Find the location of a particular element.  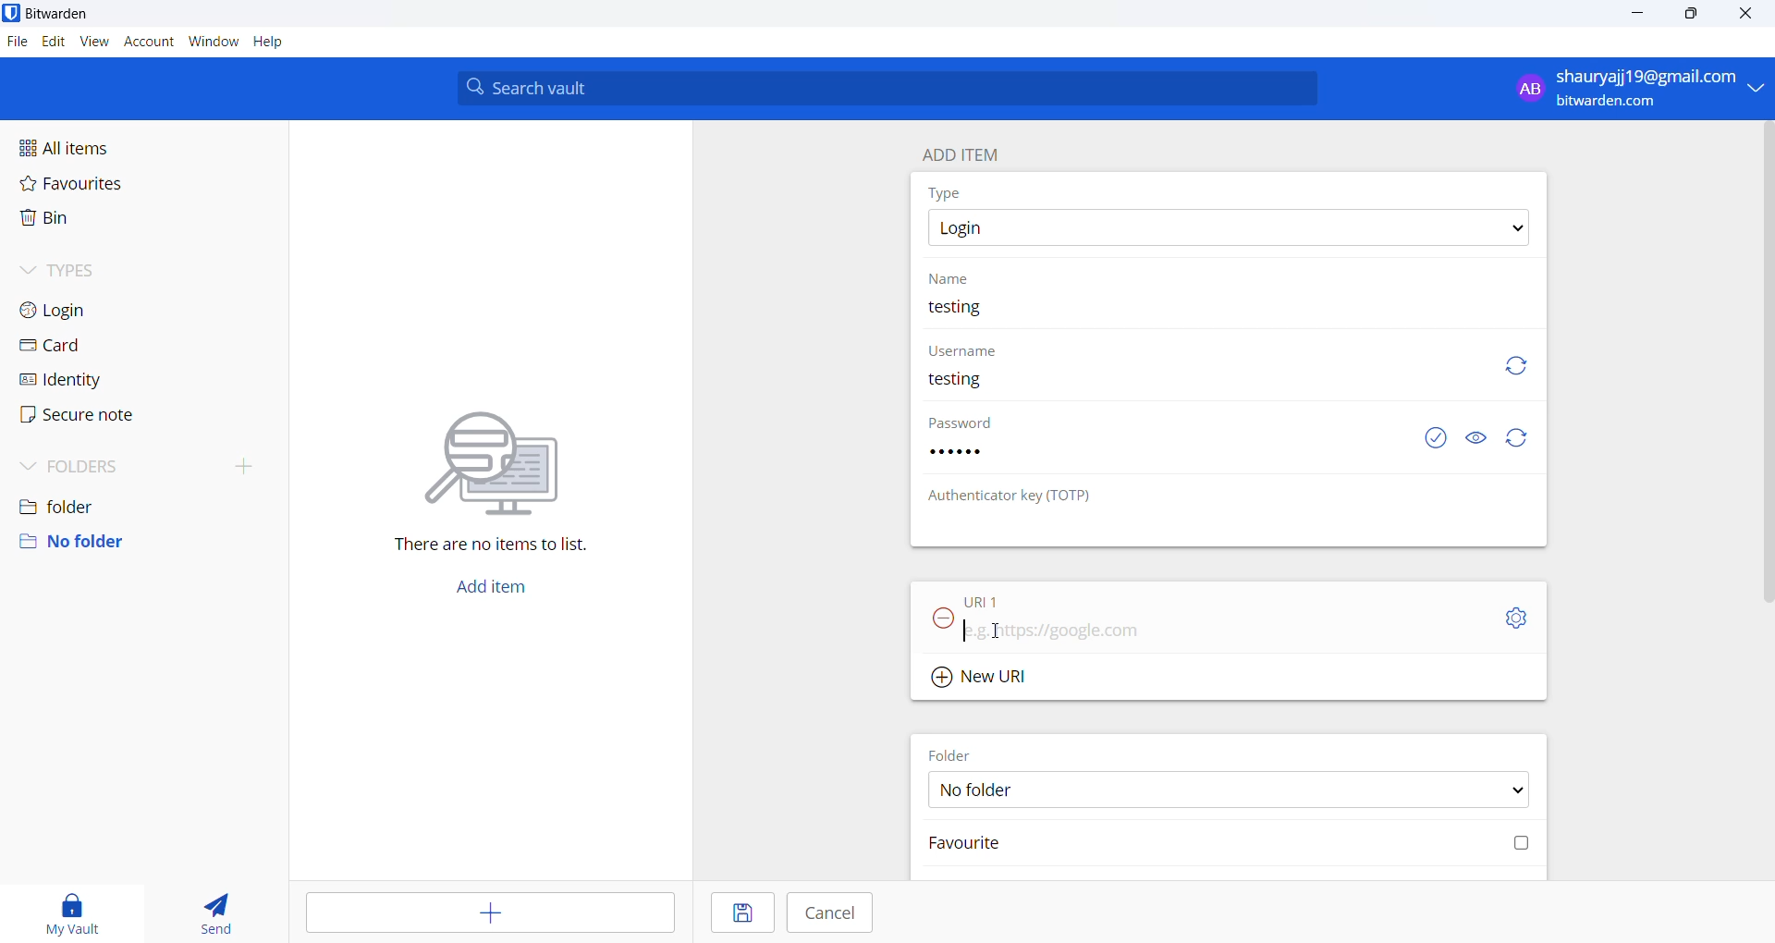

Add new URL is located at coordinates (985, 677).